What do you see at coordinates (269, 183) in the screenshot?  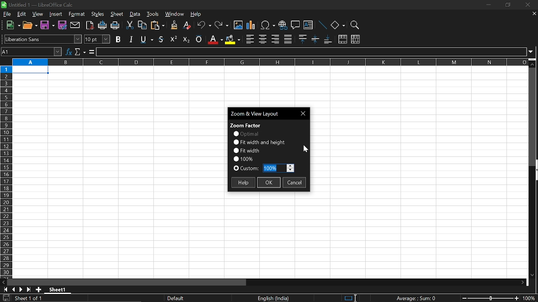 I see `ok` at bounding box center [269, 183].